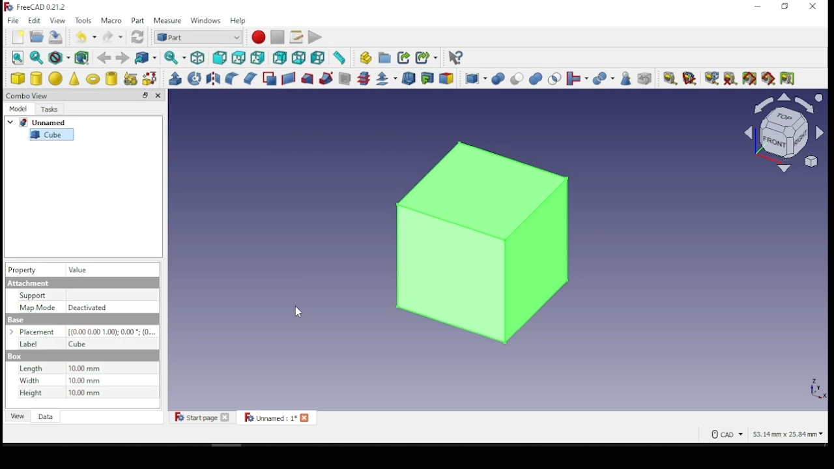  I want to click on bounding box, so click(83, 59).